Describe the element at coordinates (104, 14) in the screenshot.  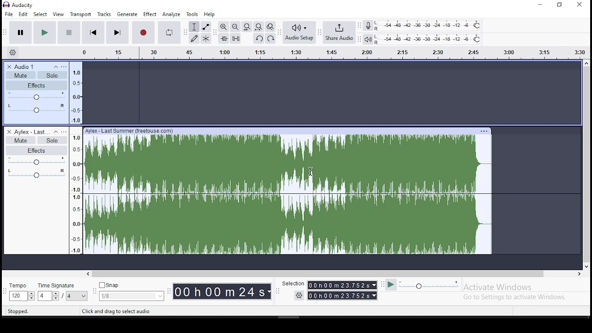
I see `tracks` at that location.